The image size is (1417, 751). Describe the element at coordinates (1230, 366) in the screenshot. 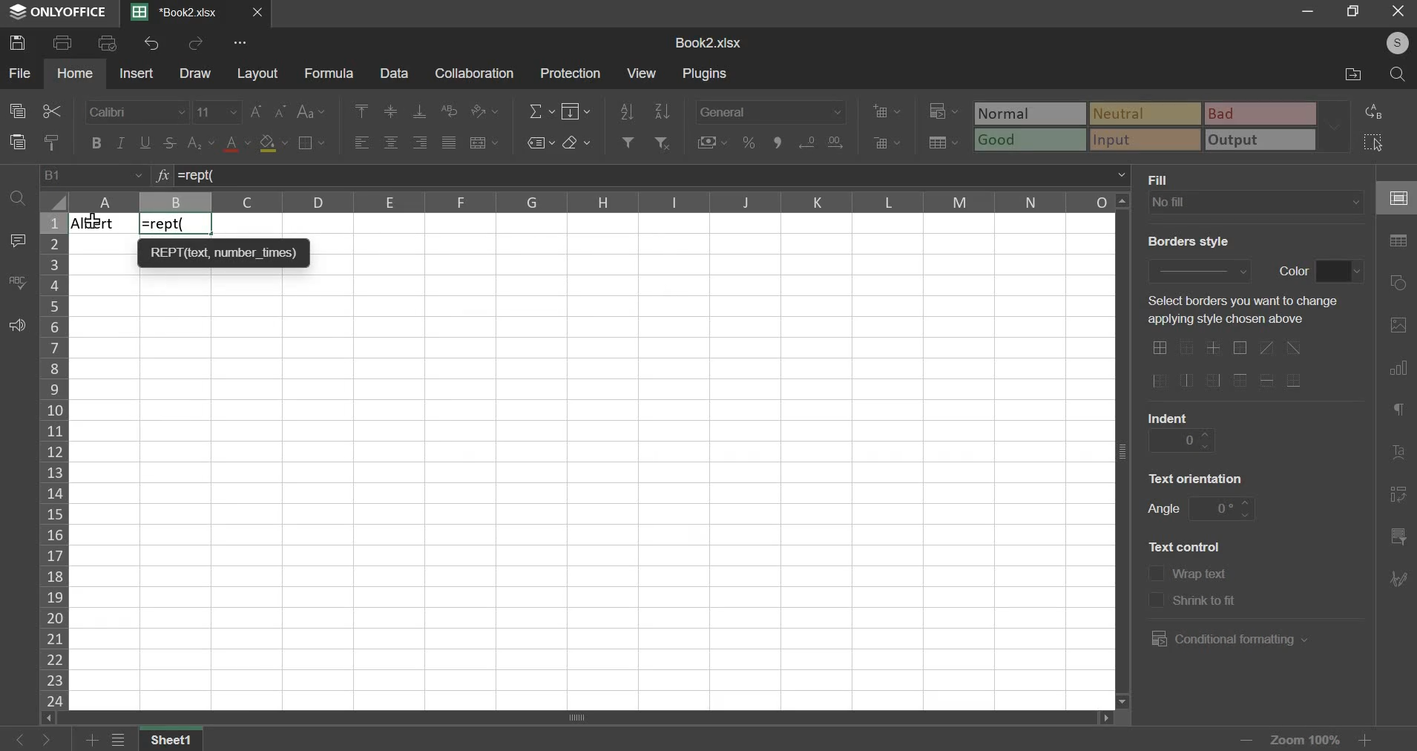

I see `border options` at that location.